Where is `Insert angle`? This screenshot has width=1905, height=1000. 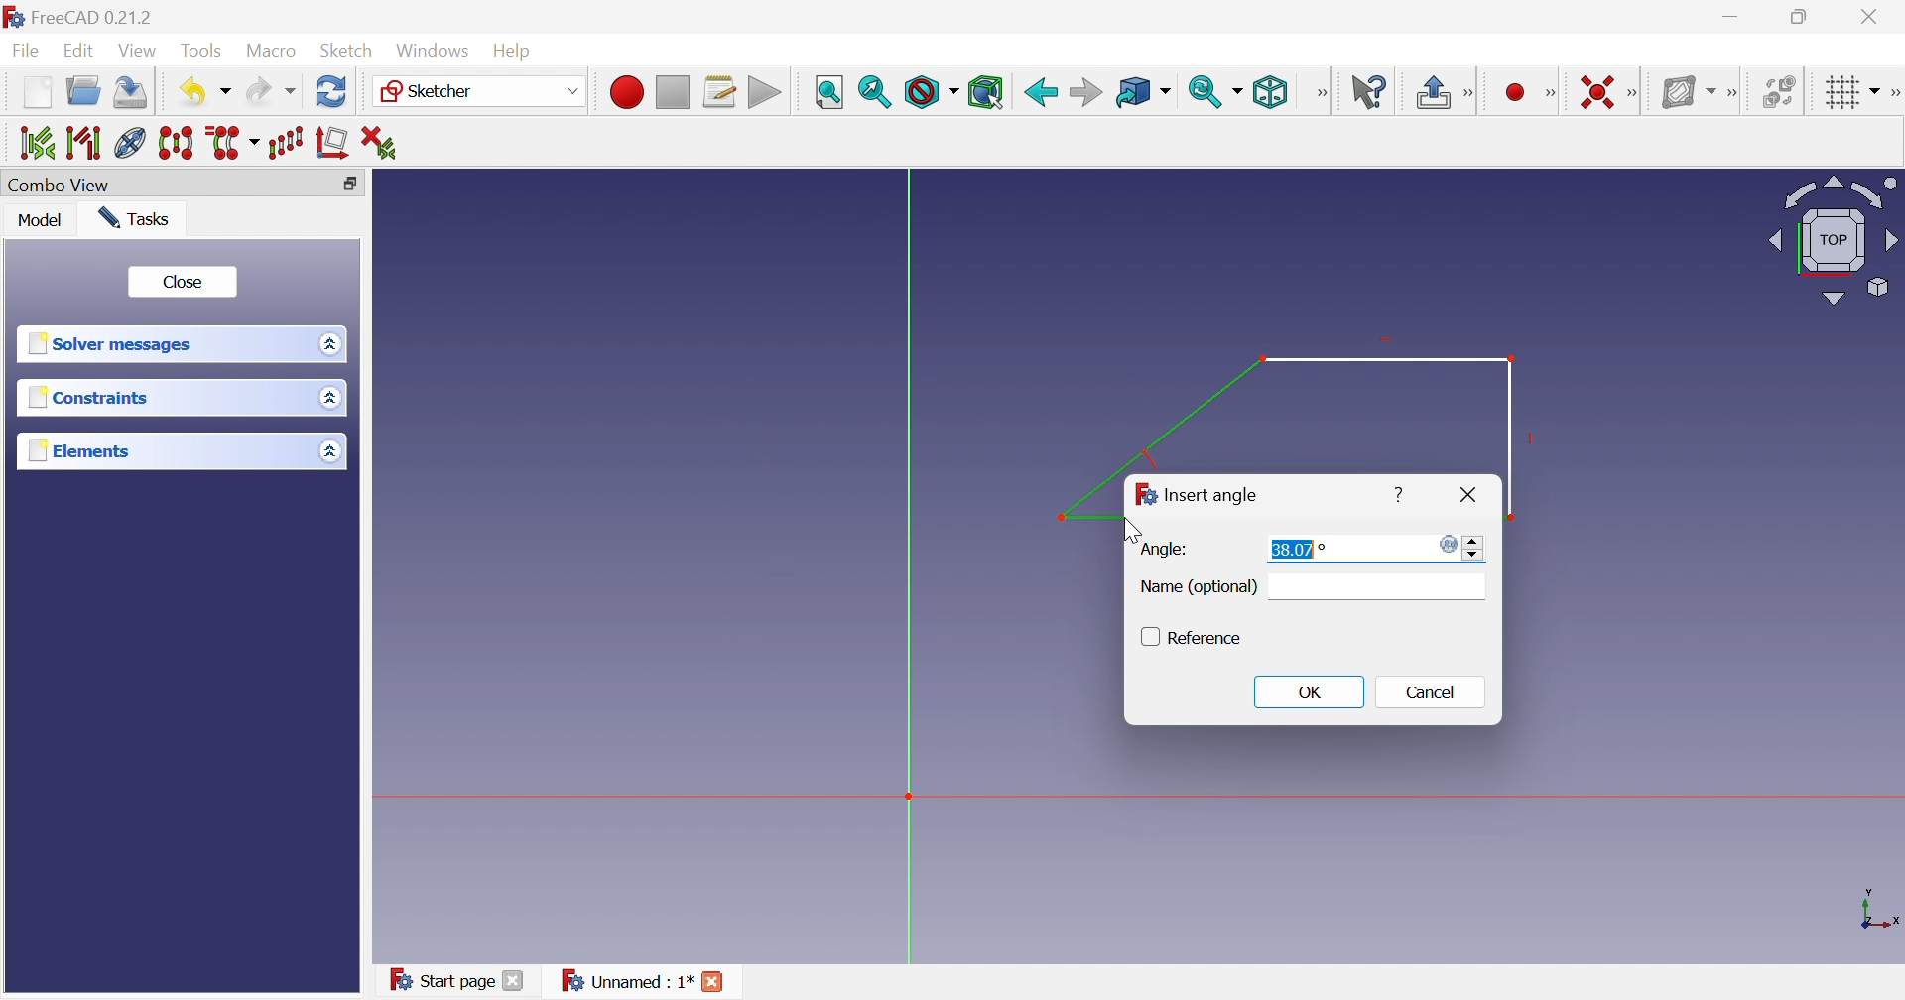 Insert angle is located at coordinates (1211, 496).